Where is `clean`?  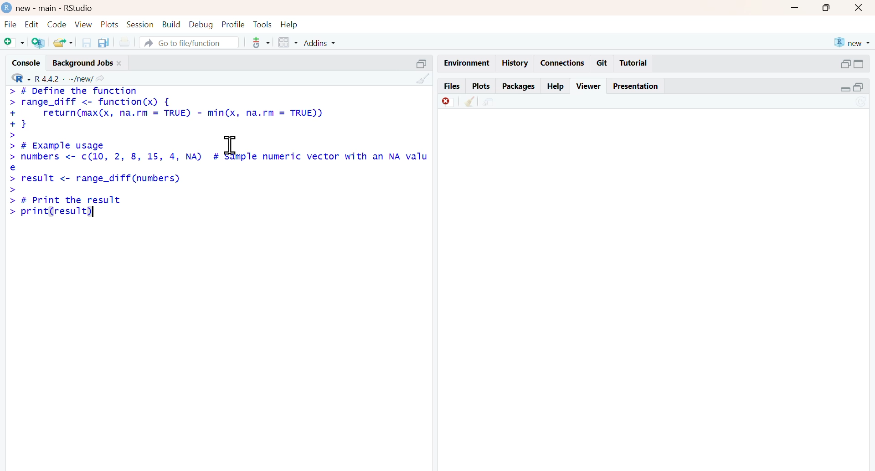 clean is located at coordinates (470, 101).